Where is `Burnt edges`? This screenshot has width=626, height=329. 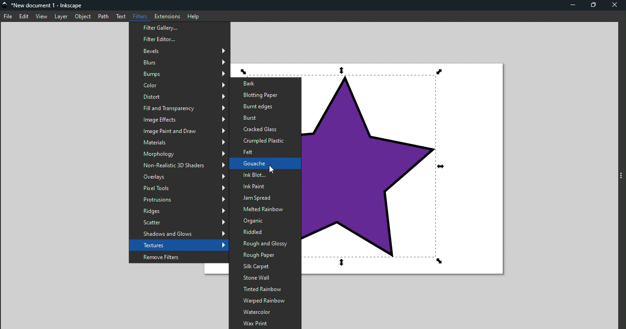
Burnt edges is located at coordinates (262, 107).